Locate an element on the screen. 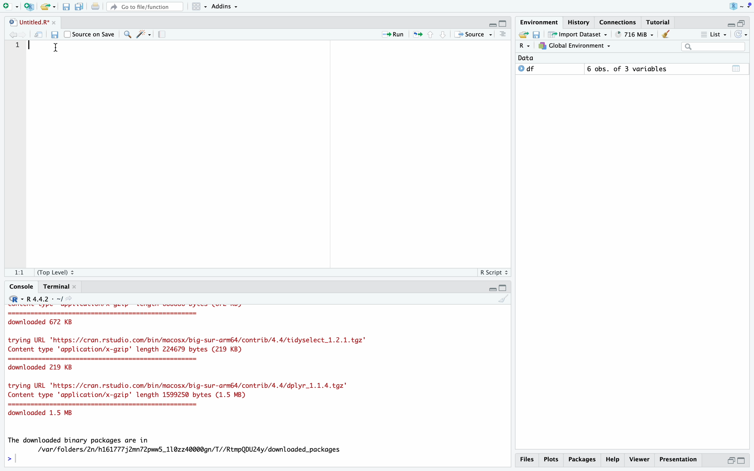  Console is located at coordinates (22, 286).